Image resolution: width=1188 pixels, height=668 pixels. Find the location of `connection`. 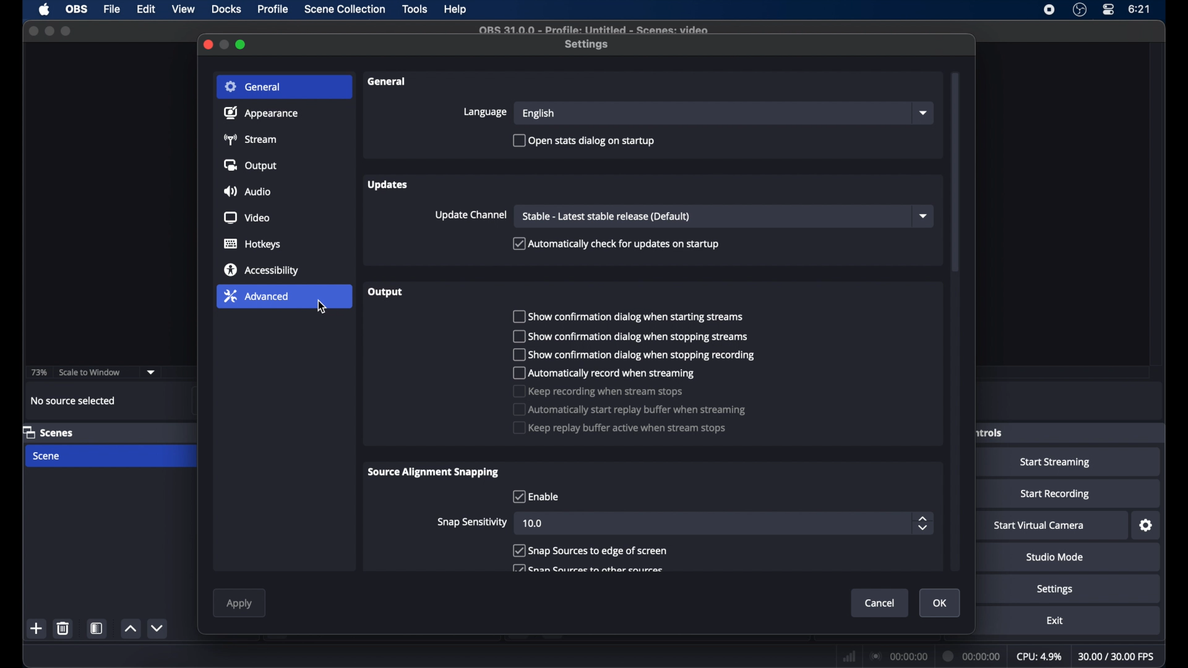

connection is located at coordinates (898, 656).